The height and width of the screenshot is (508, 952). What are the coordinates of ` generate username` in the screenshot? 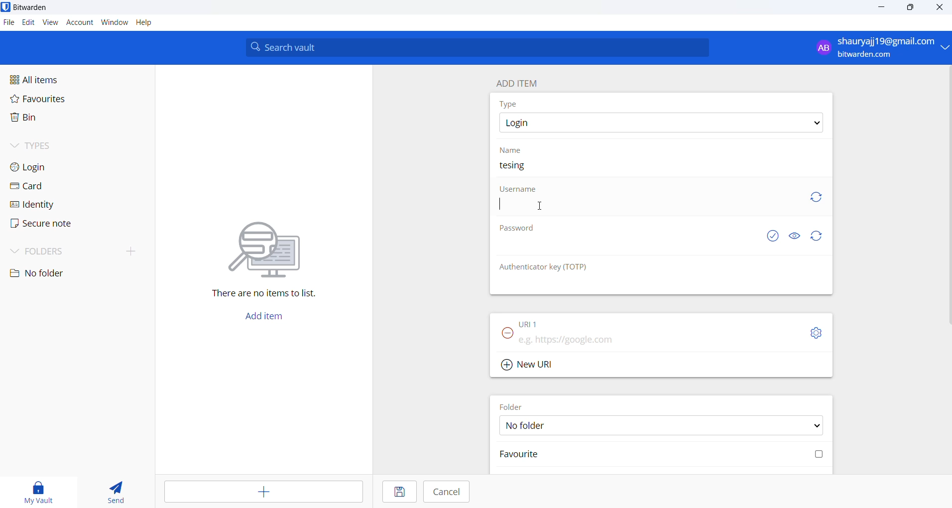 It's located at (816, 196).